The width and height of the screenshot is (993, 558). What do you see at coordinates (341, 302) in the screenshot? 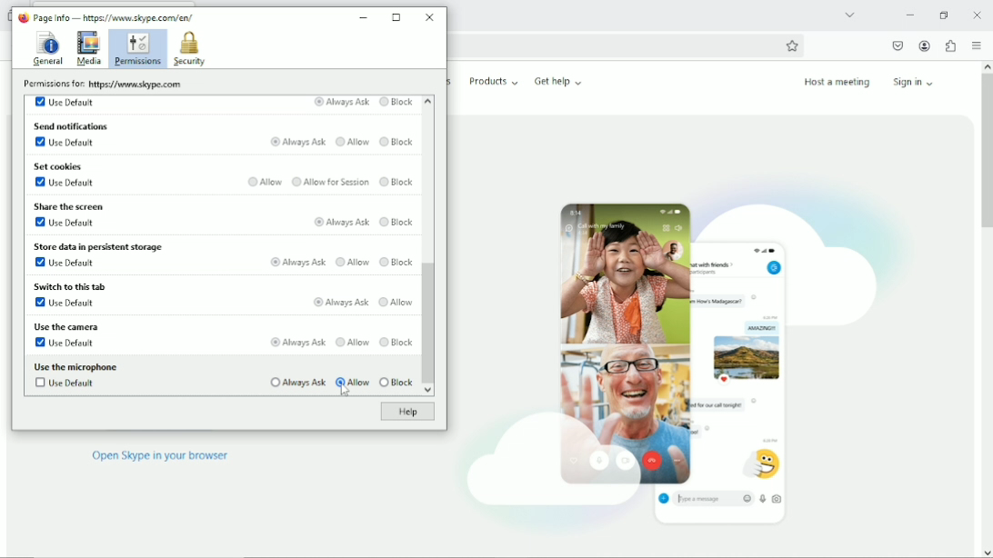
I see `Always ask` at bounding box center [341, 302].